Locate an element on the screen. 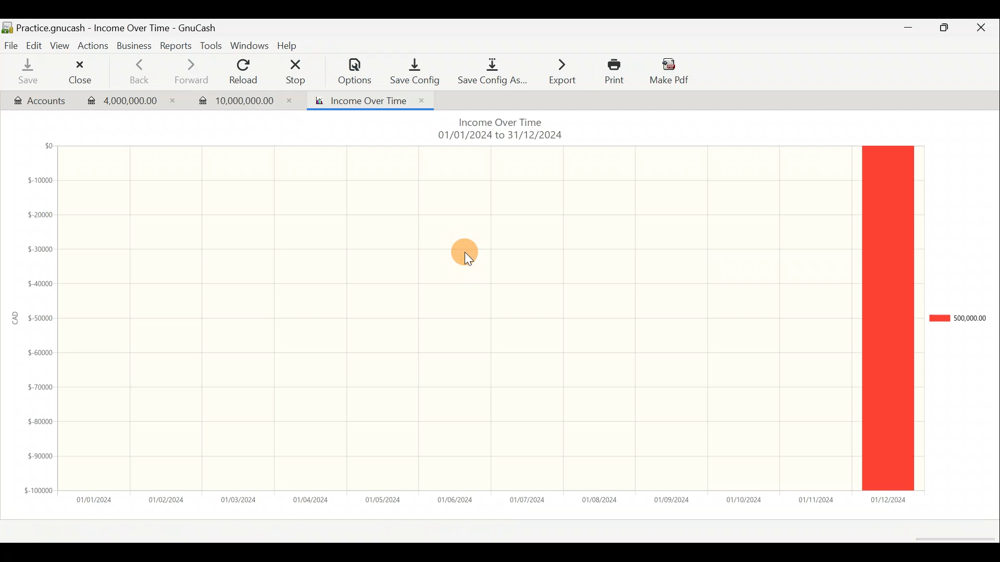 Image resolution: width=1000 pixels, height=562 pixels. 10,000,000.00 is located at coordinates (246, 100).